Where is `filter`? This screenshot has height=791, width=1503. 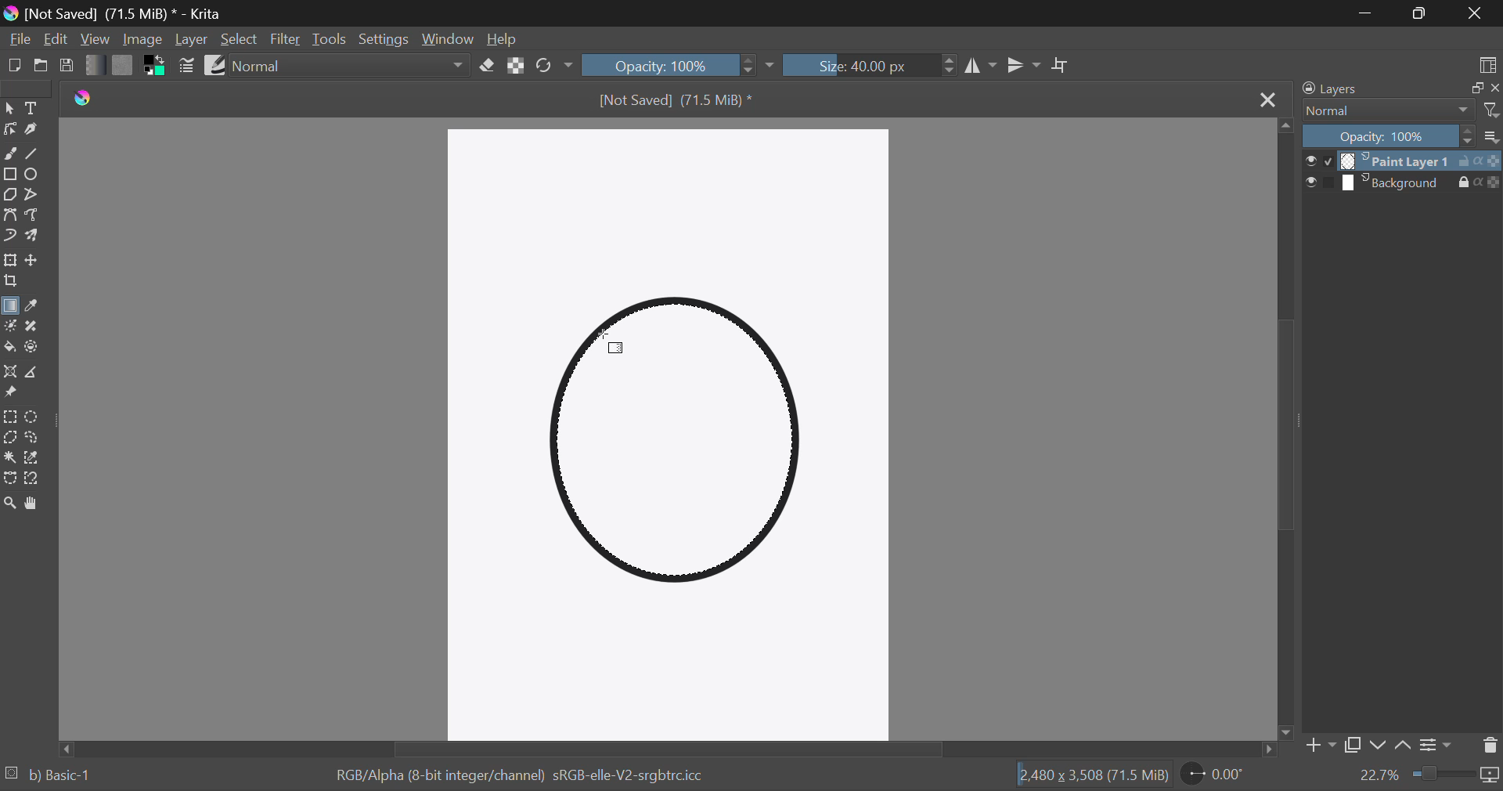
filter is located at coordinates (1490, 110).